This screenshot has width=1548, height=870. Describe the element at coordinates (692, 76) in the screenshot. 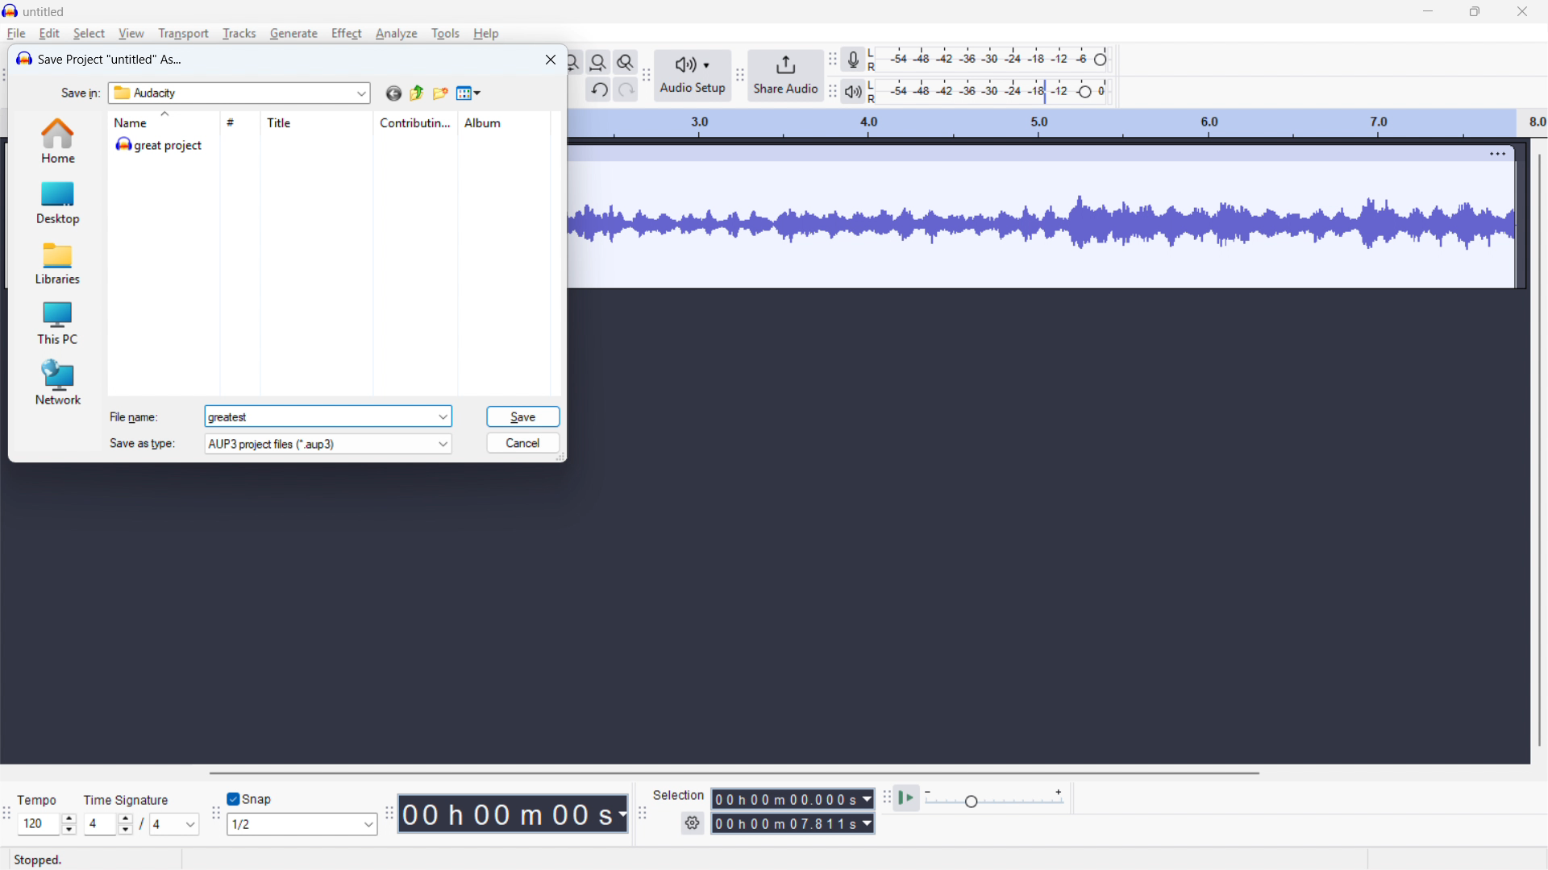

I see ` audio setup` at that location.